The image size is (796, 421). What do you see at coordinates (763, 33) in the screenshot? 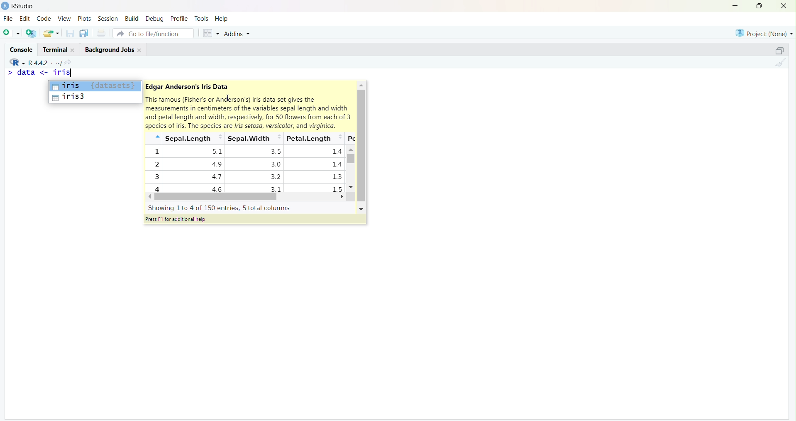
I see `Project (None)` at bounding box center [763, 33].